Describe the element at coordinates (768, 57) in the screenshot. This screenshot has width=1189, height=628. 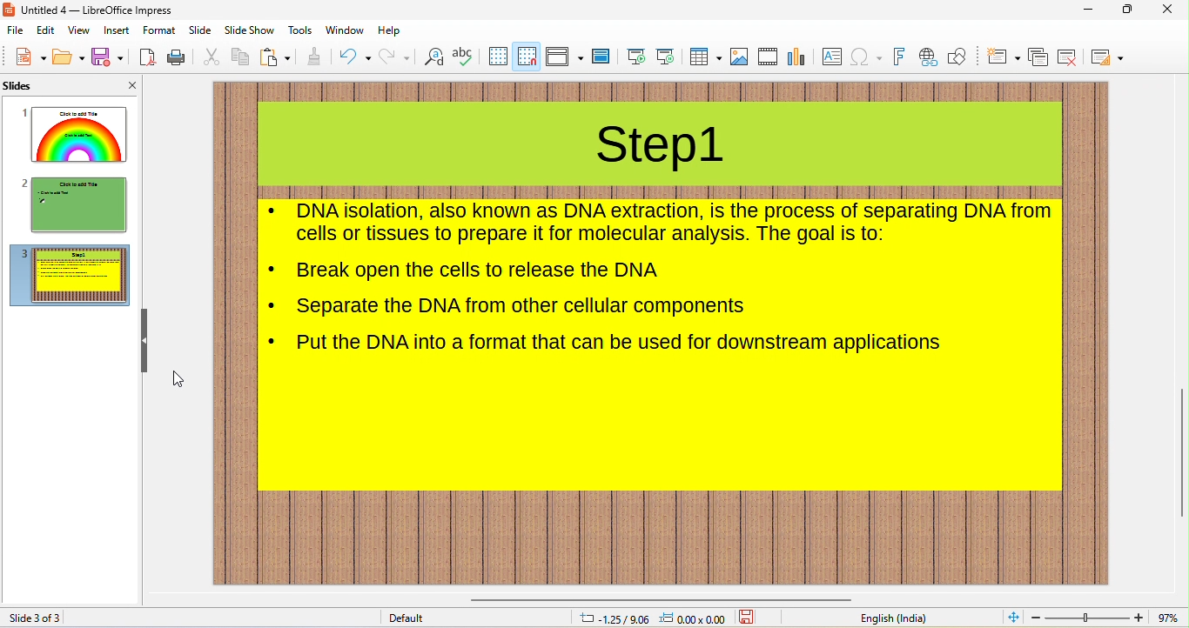
I see `media` at that location.